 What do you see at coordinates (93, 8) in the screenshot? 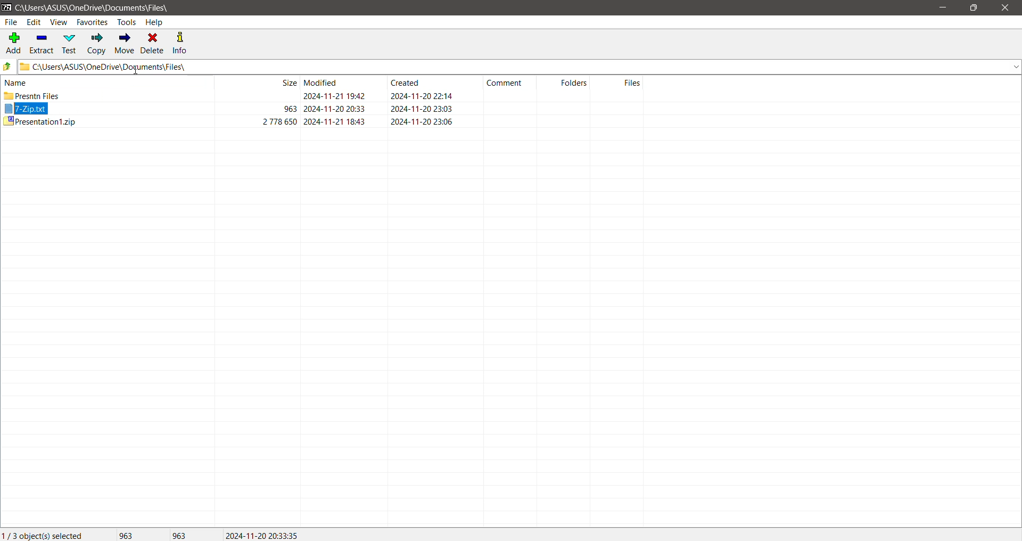
I see `Current Folder Path` at bounding box center [93, 8].